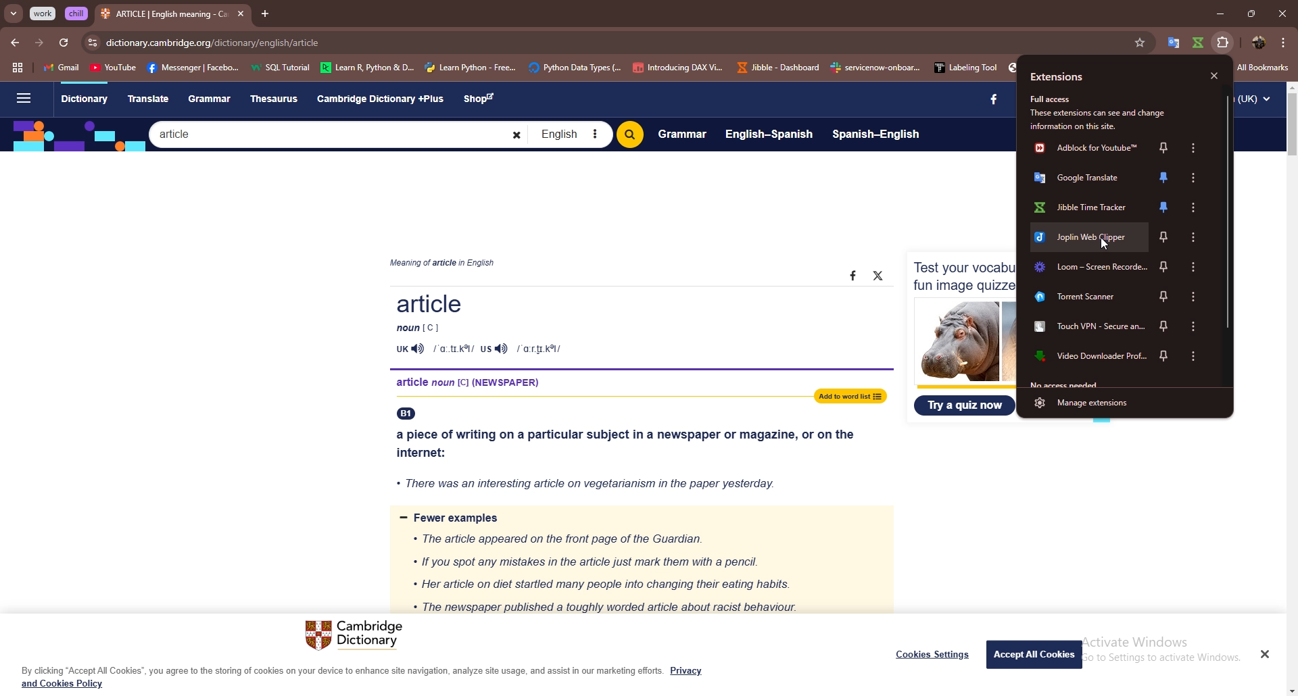  What do you see at coordinates (1194, 297) in the screenshot?
I see `option` at bounding box center [1194, 297].